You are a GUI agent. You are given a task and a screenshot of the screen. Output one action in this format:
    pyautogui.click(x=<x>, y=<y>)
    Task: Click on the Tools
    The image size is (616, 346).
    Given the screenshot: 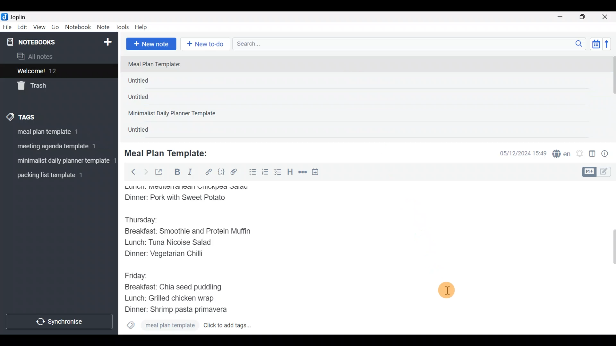 What is the action you would take?
    pyautogui.click(x=123, y=28)
    